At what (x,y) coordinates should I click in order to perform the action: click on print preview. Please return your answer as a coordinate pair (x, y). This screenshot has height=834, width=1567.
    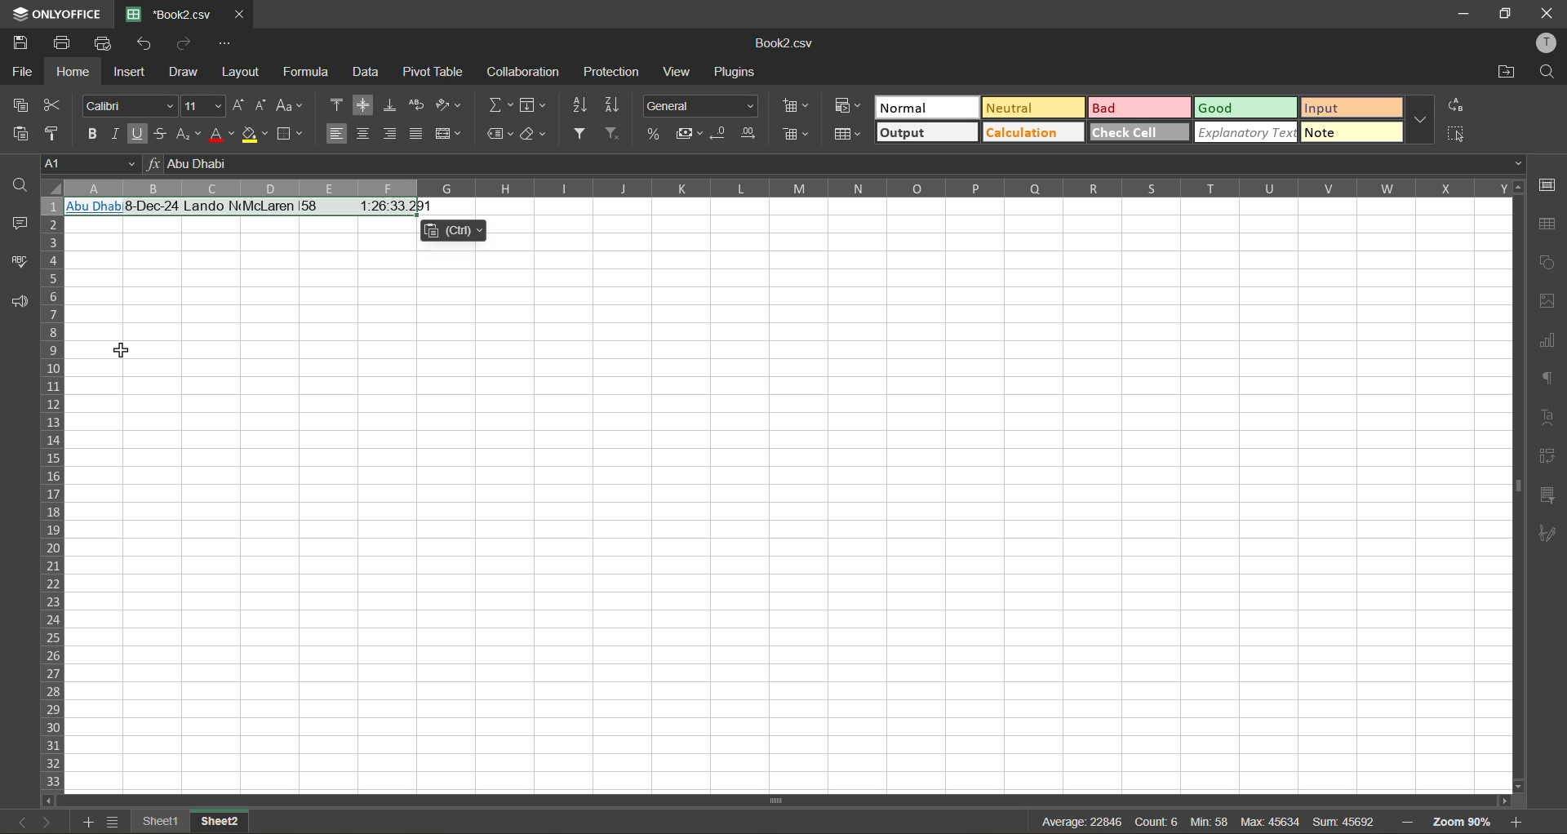
    Looking at the image, I should click on (106, 43).